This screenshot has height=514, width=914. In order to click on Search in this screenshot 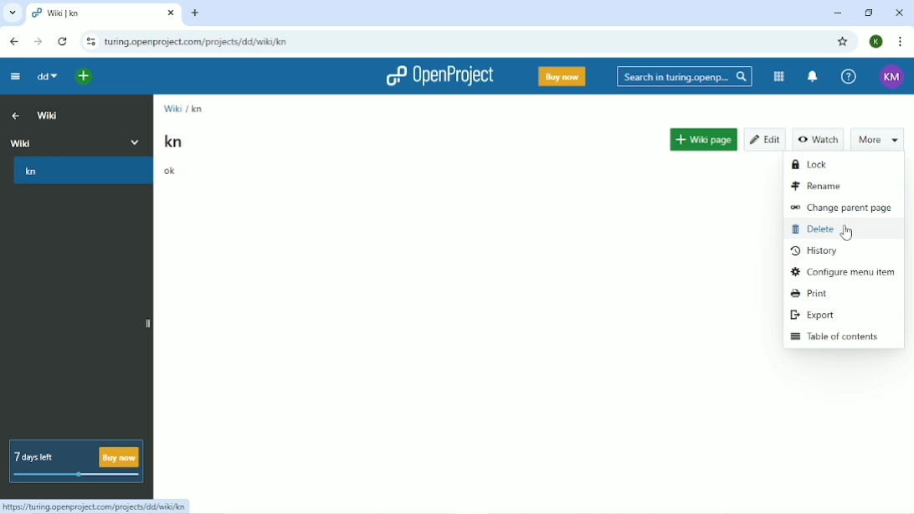, I will do `click(685, 77)`.